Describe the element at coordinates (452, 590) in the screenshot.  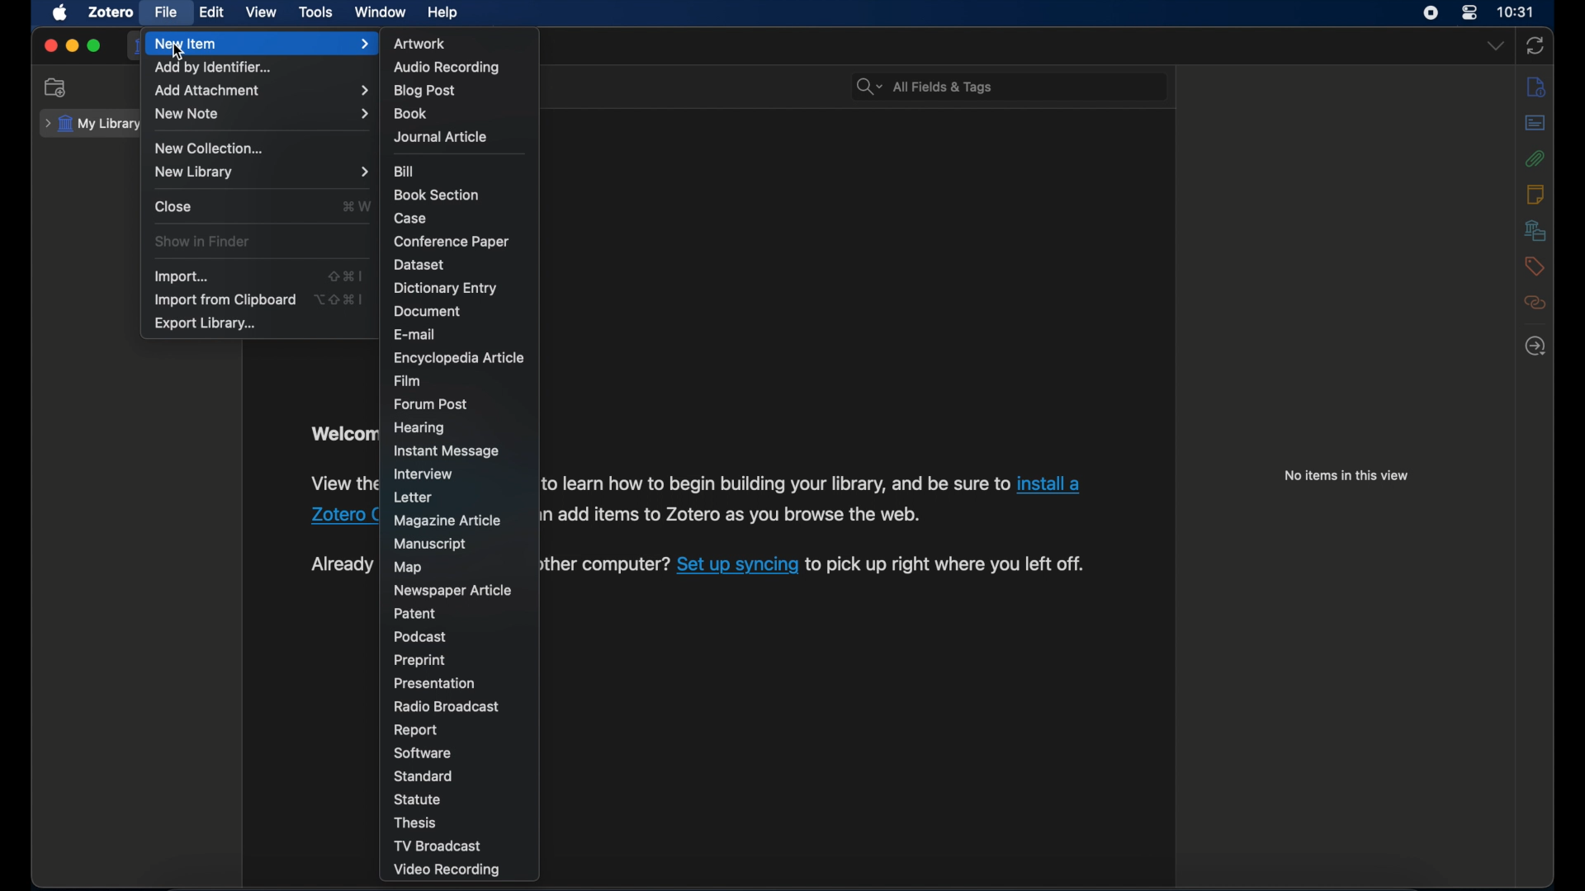
I see `newspaper article` at that location.